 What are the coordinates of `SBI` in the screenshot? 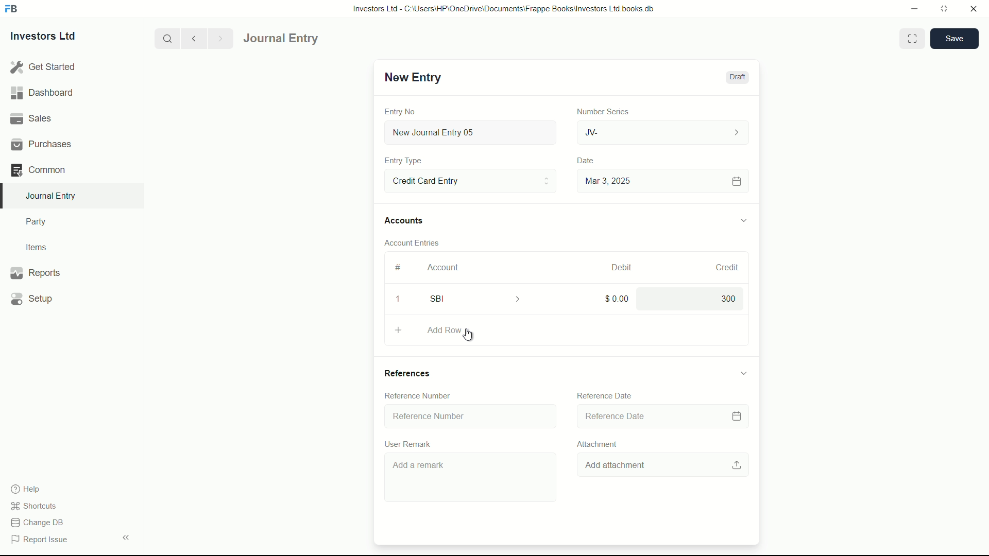 It's located at (482, 298).